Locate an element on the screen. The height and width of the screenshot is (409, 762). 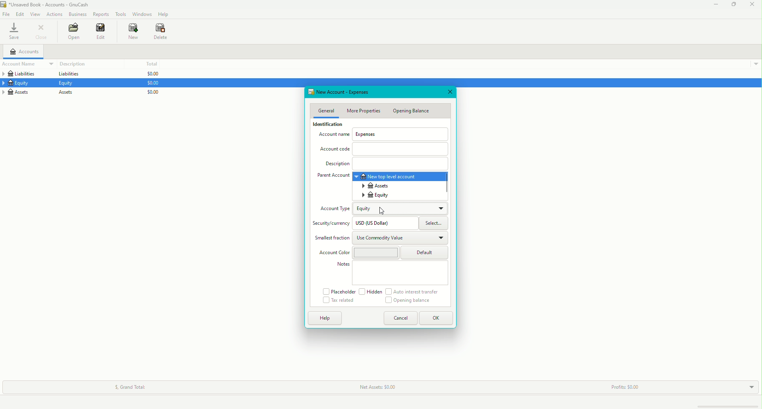
Grand Total is located at coordinates (130, 386).